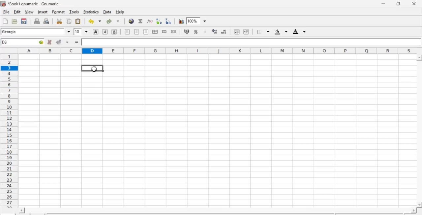  Describe the element at coordinates (4, 21) in the screenshot. I see `Create new workbook` at that location.